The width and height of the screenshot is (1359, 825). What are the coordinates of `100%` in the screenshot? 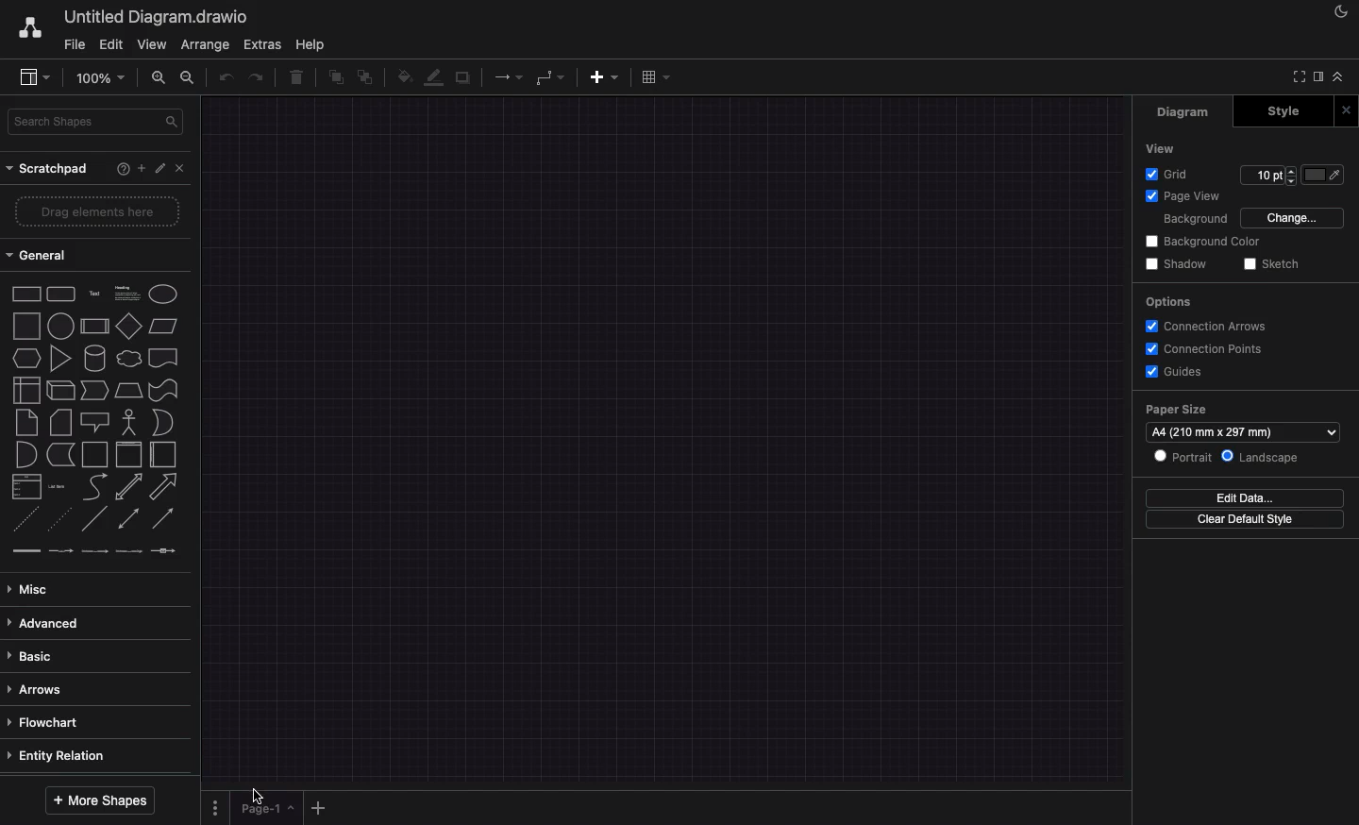 It's located at (101, 79).